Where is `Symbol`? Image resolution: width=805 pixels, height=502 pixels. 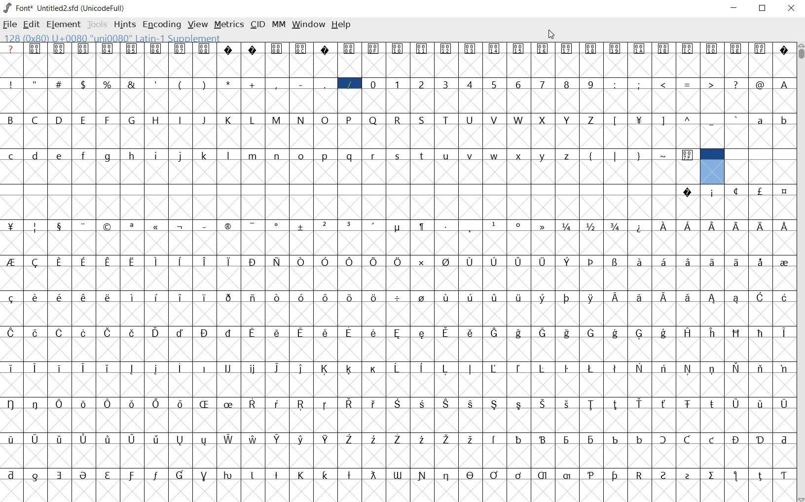
Symbol is located at coordinates (519, 262).